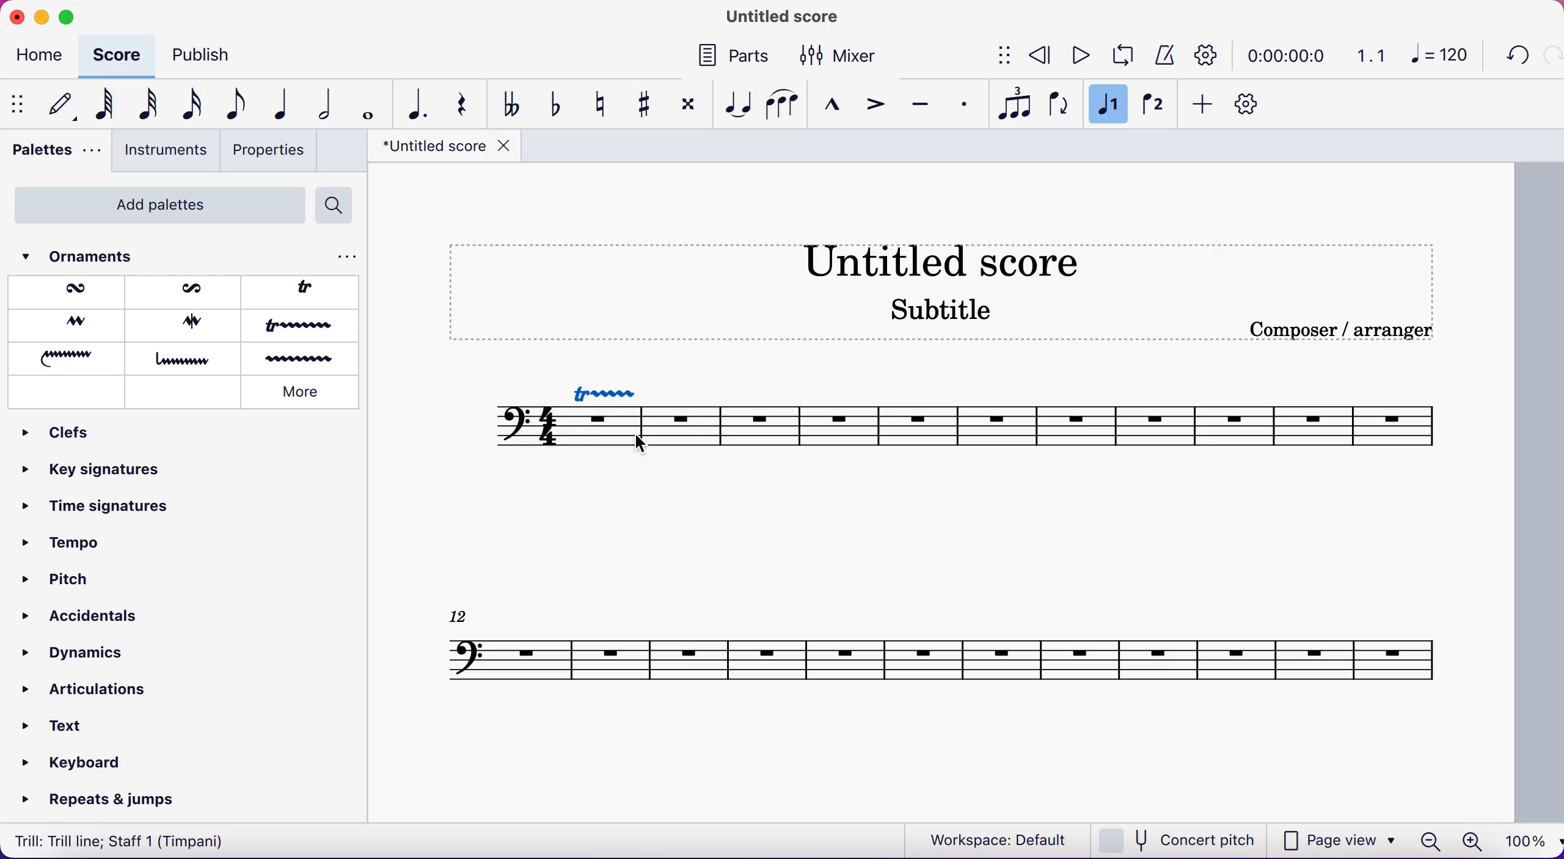 The width and height of the screenshot is (1564, 859). Describe the element at coordinates (185, 359) in the screenshot. I see `glissando (descending)` at that location.